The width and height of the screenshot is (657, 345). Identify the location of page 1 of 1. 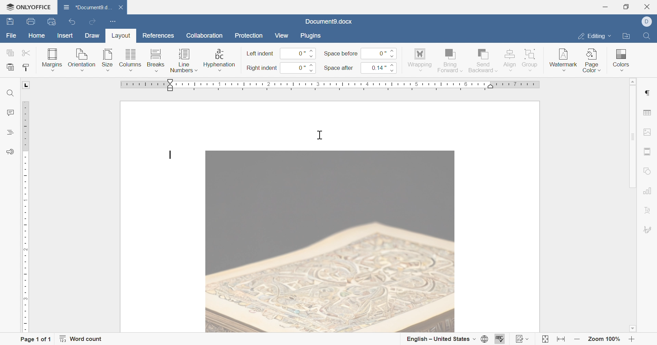
(35, 340).